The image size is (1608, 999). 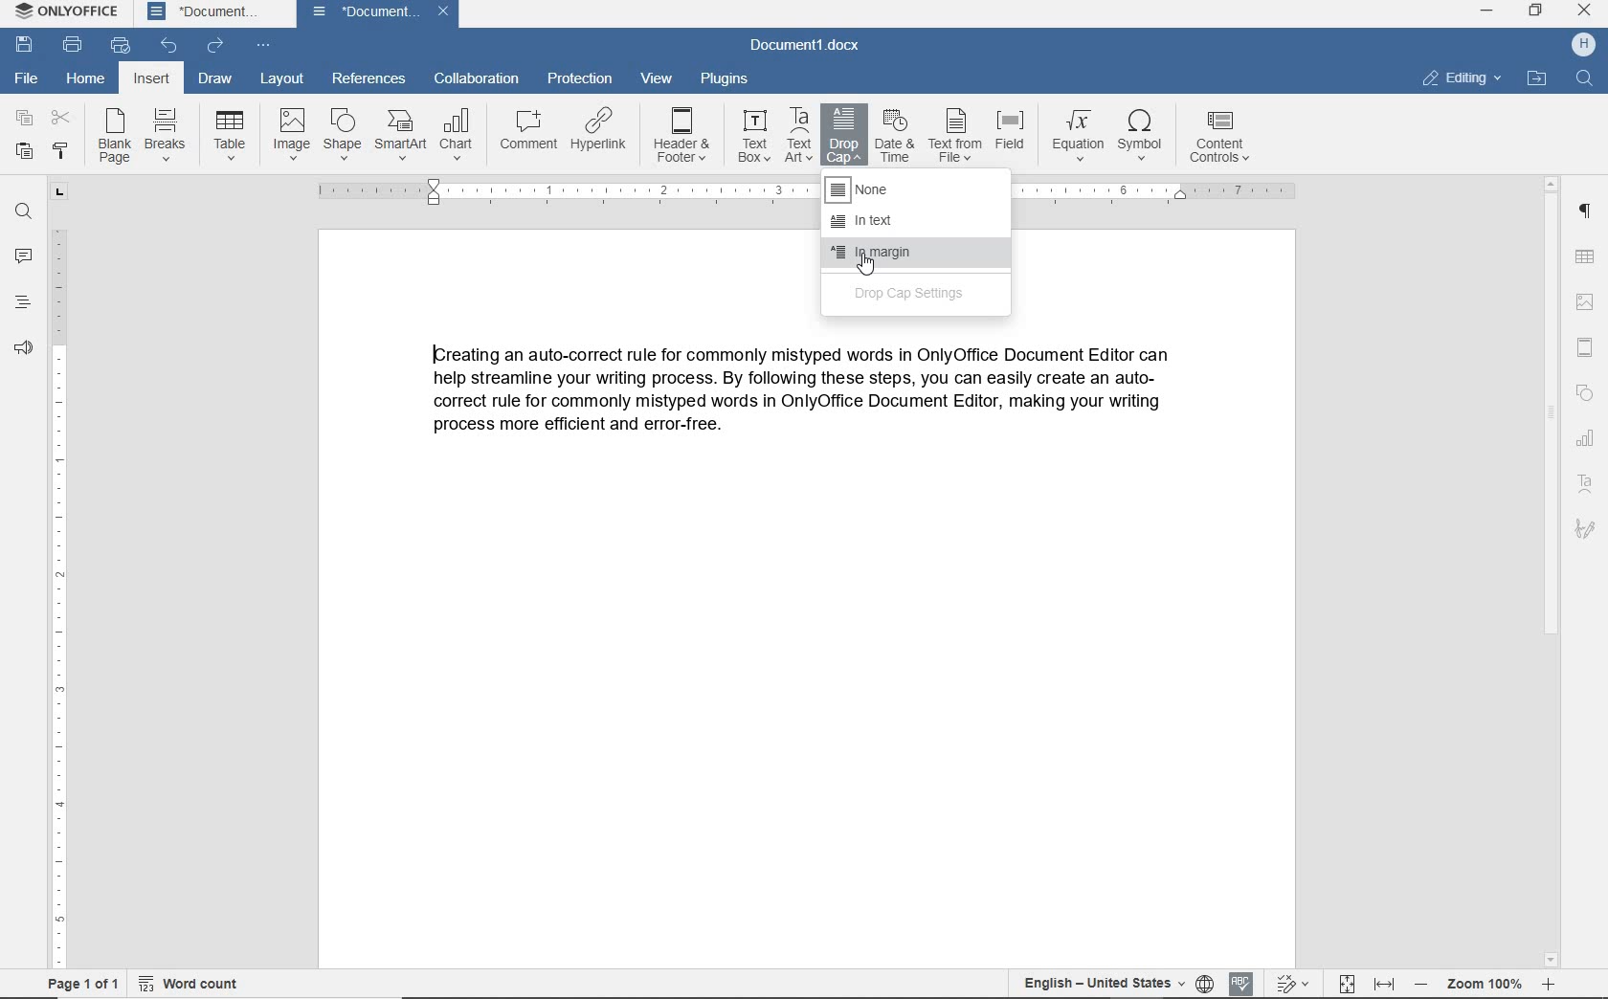 What do you see at coordinates (893, 137) in the screenshot?
I see `date & time` at bounding box center [893, 137].